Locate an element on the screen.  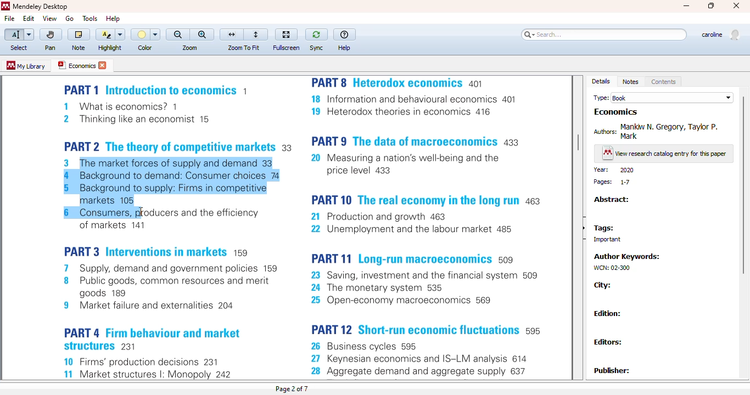
select is located at coordinates (19, 48).